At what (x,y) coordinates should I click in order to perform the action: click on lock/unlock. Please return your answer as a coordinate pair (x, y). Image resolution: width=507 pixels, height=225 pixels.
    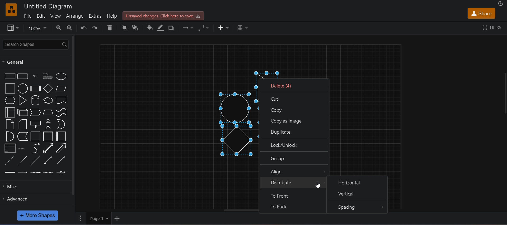
    Looking at the image, I should click on (294, 145).